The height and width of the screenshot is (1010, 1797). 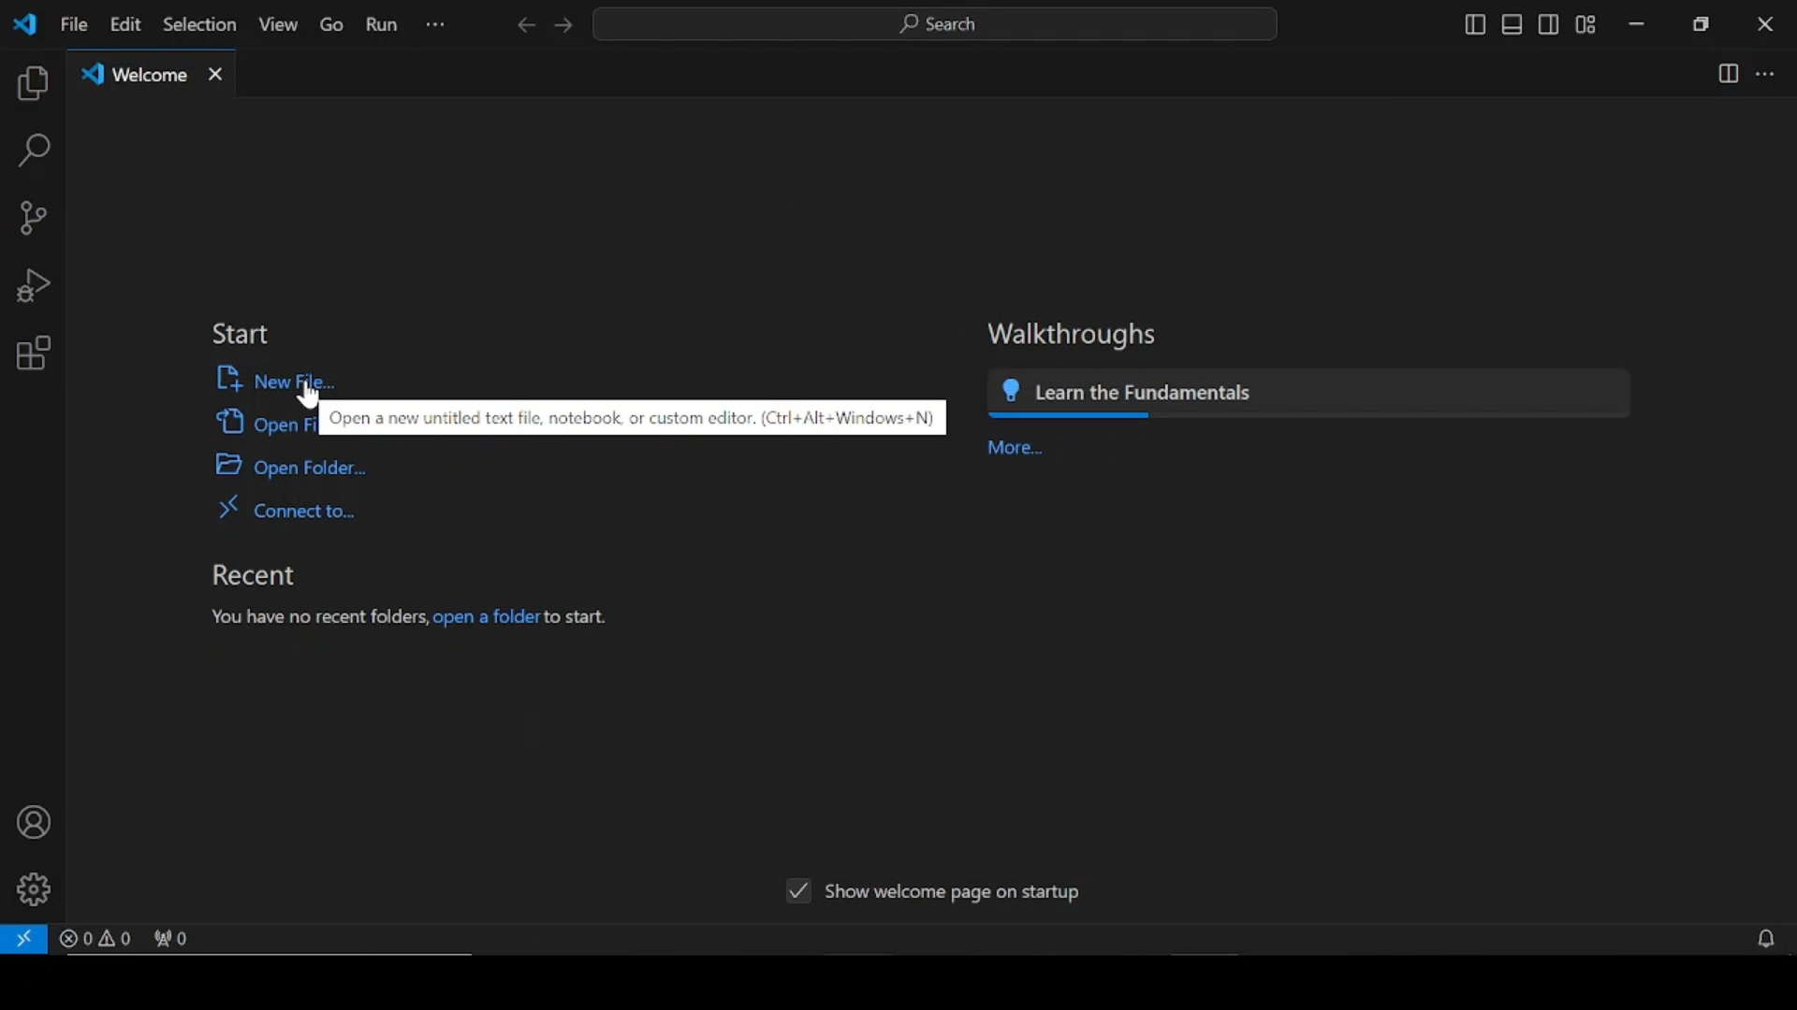 What do you see at coordinates (410, 619) in the screenshot?
I see `you have no recent folders, open a folder start` at bounding box center [410, 619].